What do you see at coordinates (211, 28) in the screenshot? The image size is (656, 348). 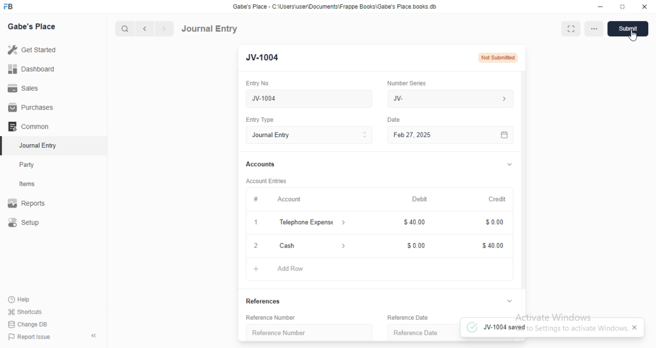 I see `Journal Entry` at bounding box center [211, 28].